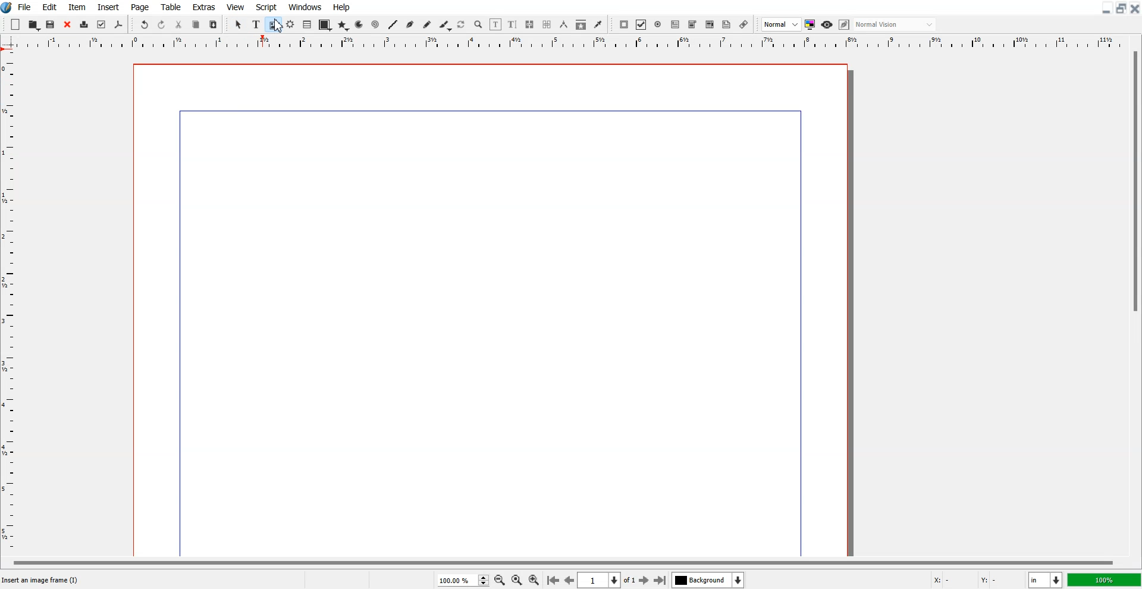 The height and width of the screenshot is (589, 1142). Describe the element at coordinates (278, 27) in the screenshot. I see `Cursor` at that location.